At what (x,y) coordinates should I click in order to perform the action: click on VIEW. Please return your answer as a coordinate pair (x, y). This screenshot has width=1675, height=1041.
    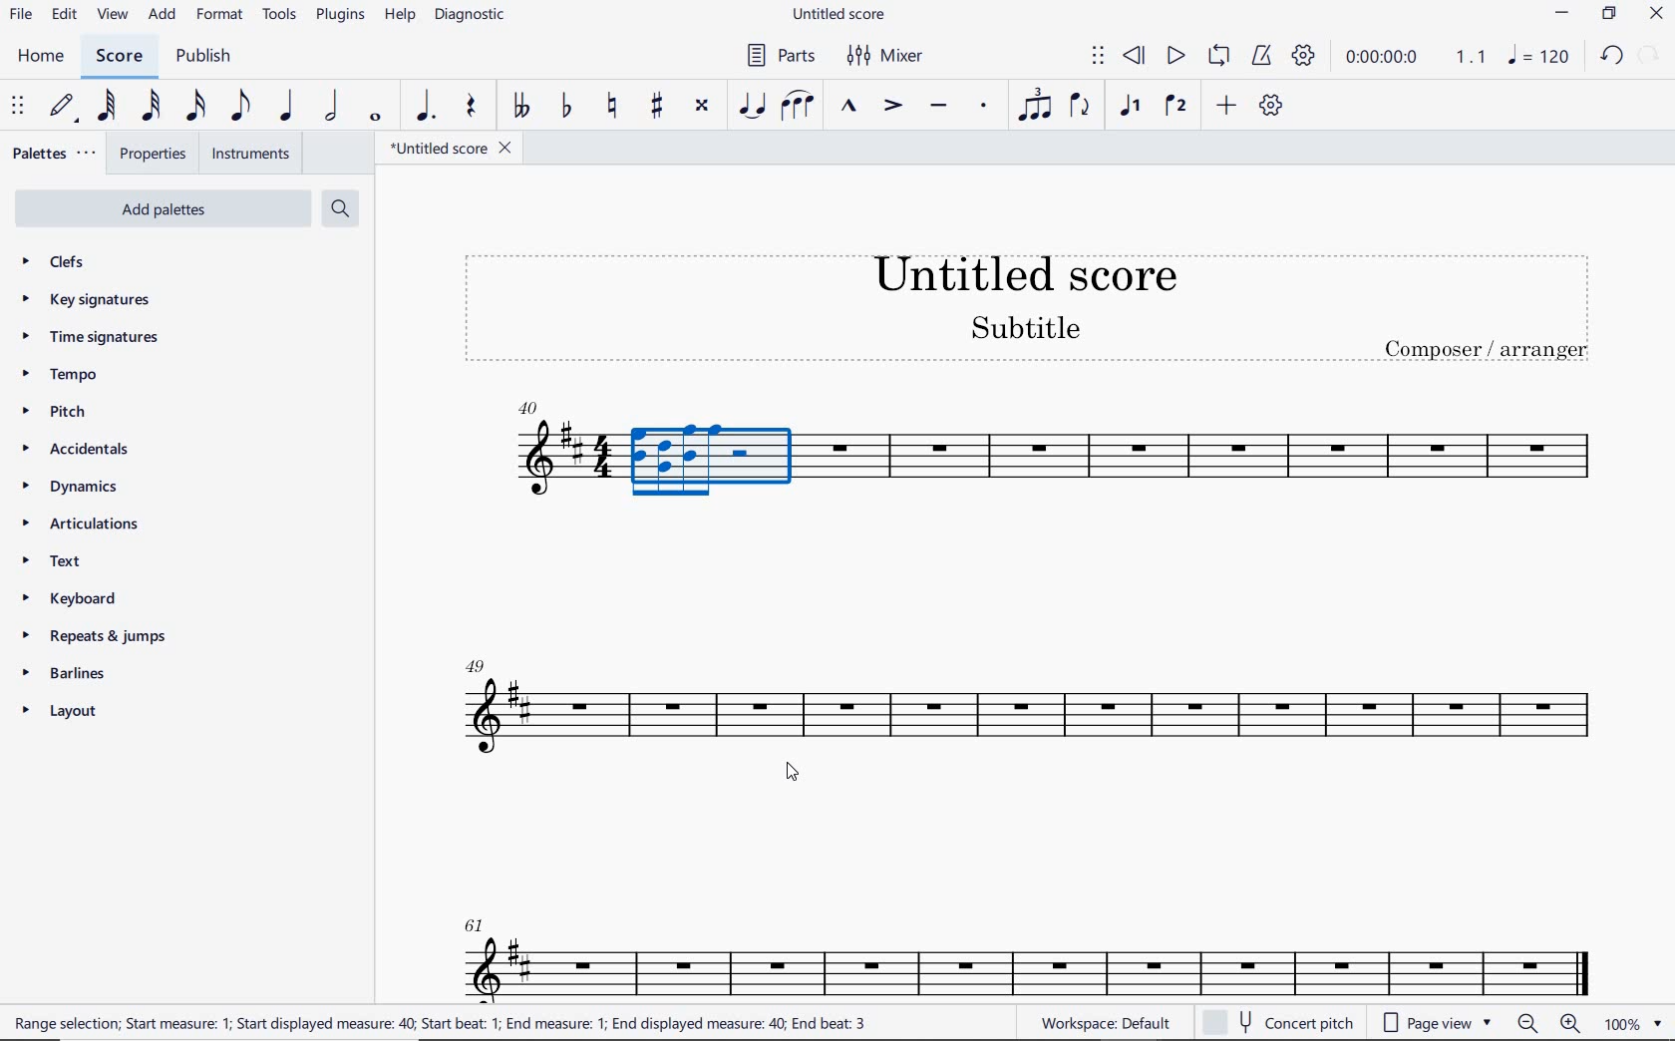
    Looking at the image, I should click on (113, 16).